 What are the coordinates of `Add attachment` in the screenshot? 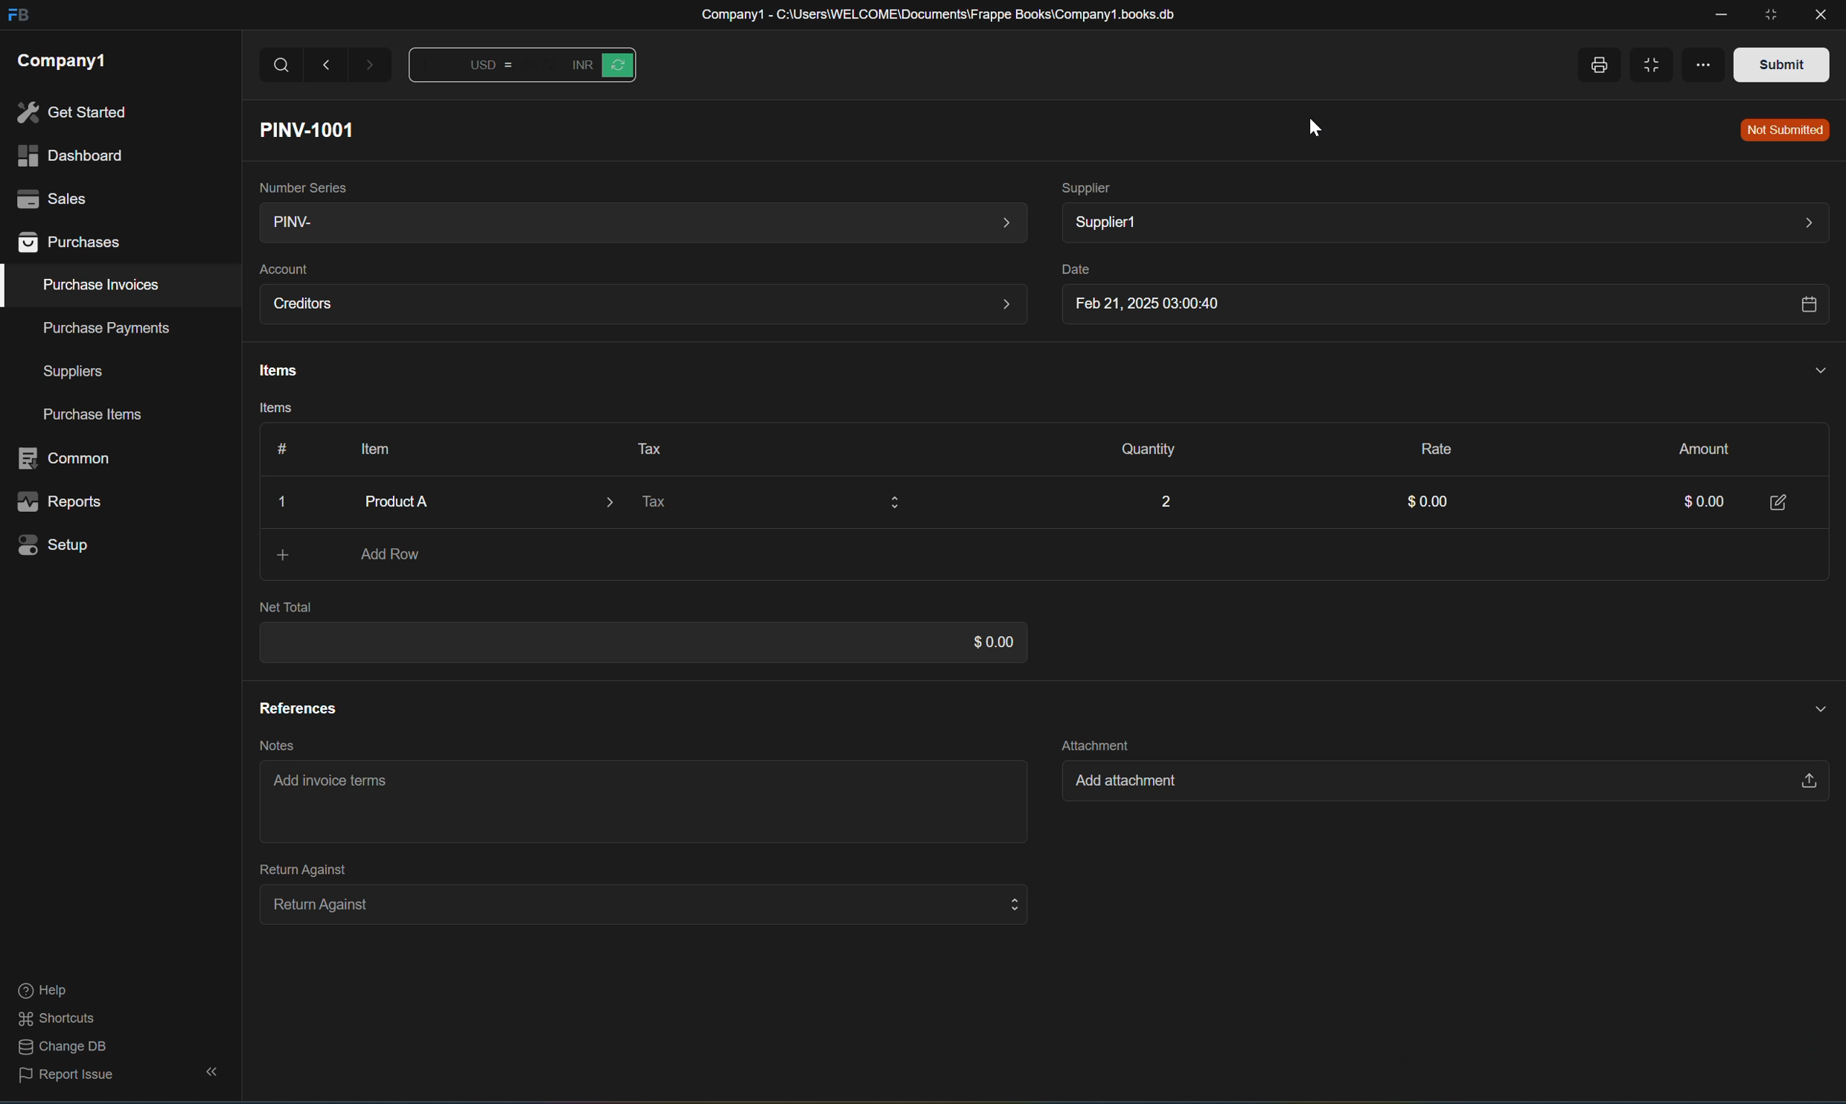 It's located at (1434, 784).